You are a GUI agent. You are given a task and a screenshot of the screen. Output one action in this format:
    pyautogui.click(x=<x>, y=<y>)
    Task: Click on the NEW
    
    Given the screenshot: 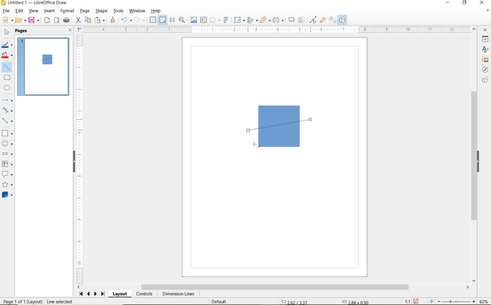 What is the action you would take?
    pyautogui.click(x=7, y=20)
    